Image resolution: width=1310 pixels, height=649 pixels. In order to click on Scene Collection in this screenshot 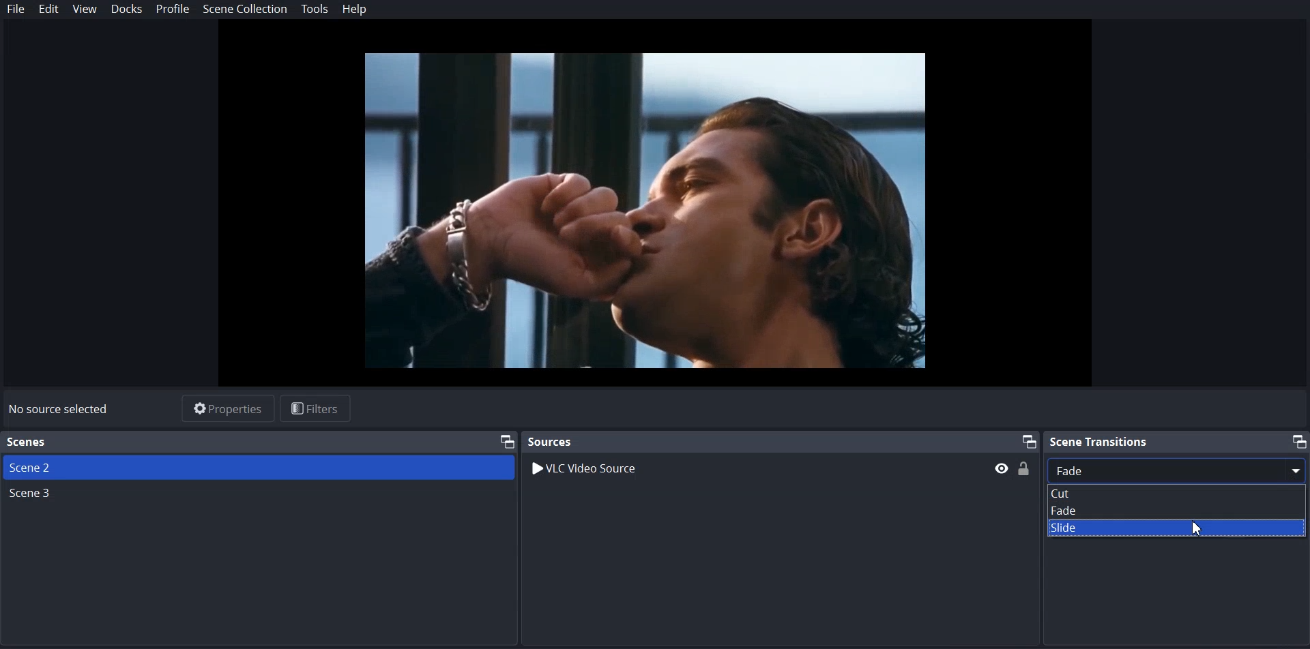, I will do `click(246, 10)`.